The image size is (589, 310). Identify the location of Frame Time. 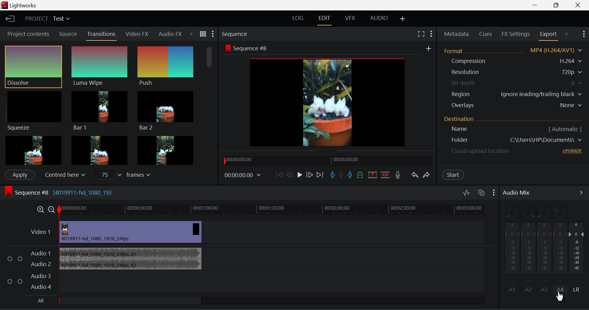
(244, 175).